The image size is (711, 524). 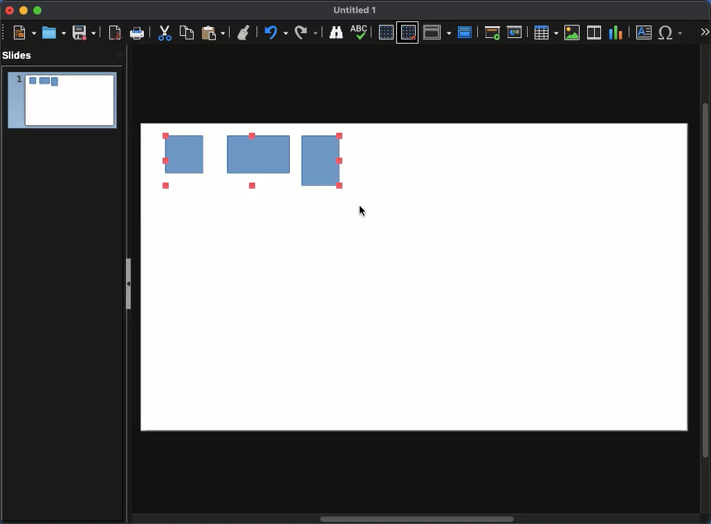 What do you see at coordinates (644, 33) in the screenshot?
I see `Textbox` at bounding box center [644, 33].